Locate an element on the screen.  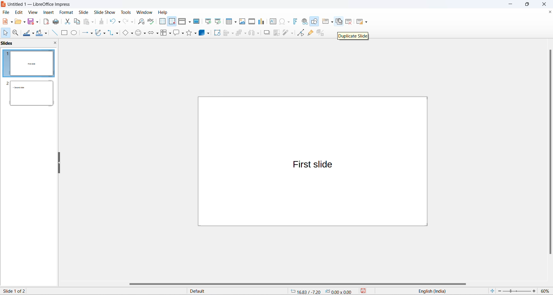
star is located at coordinates (188, 33).